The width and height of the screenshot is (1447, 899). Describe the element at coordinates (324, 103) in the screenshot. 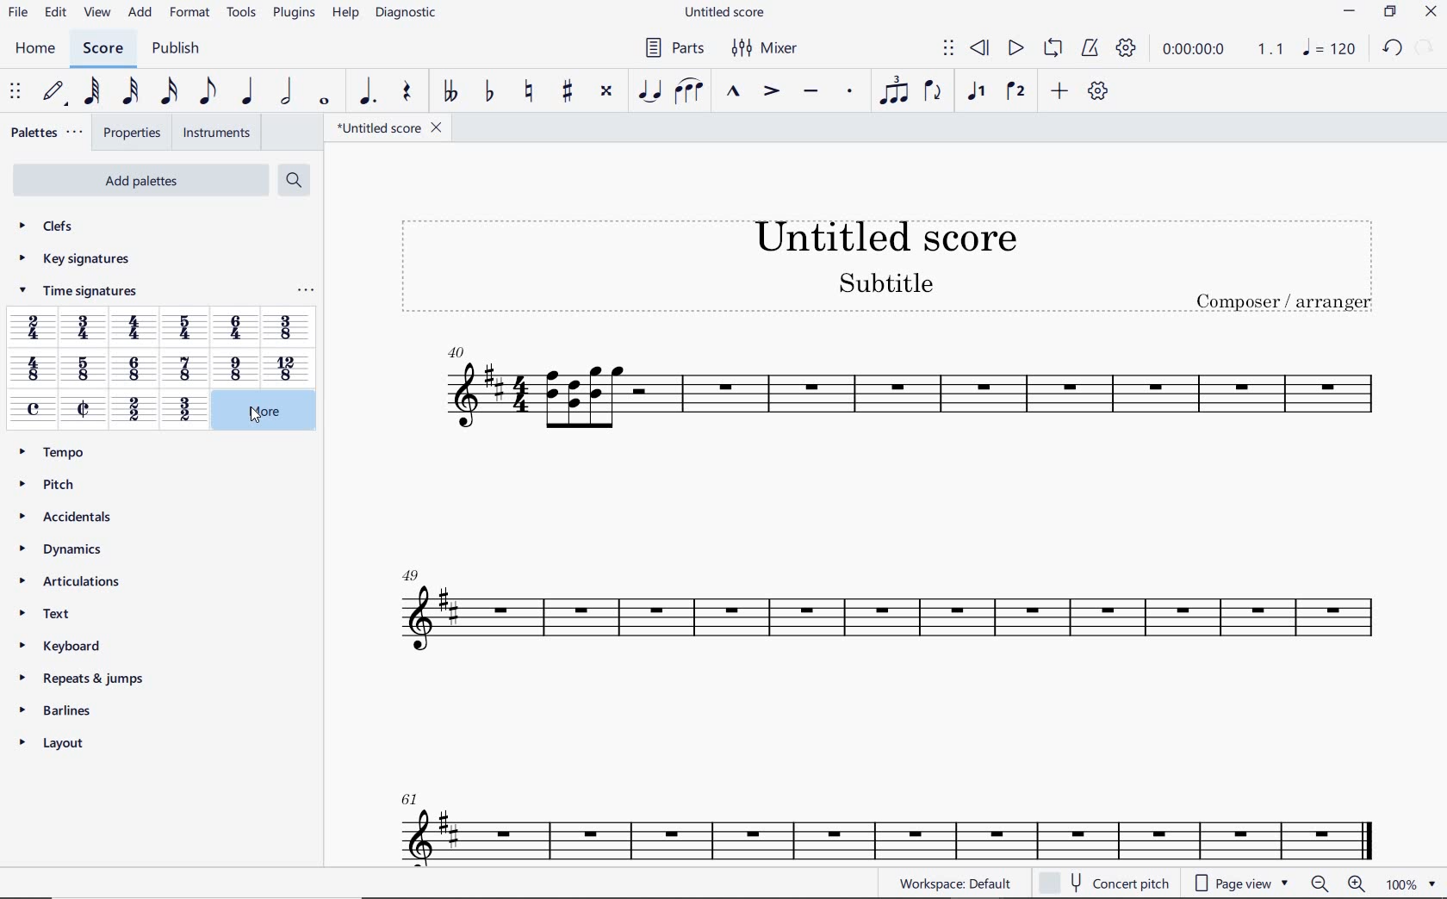

I see `WHOLE NOTE` at that location.